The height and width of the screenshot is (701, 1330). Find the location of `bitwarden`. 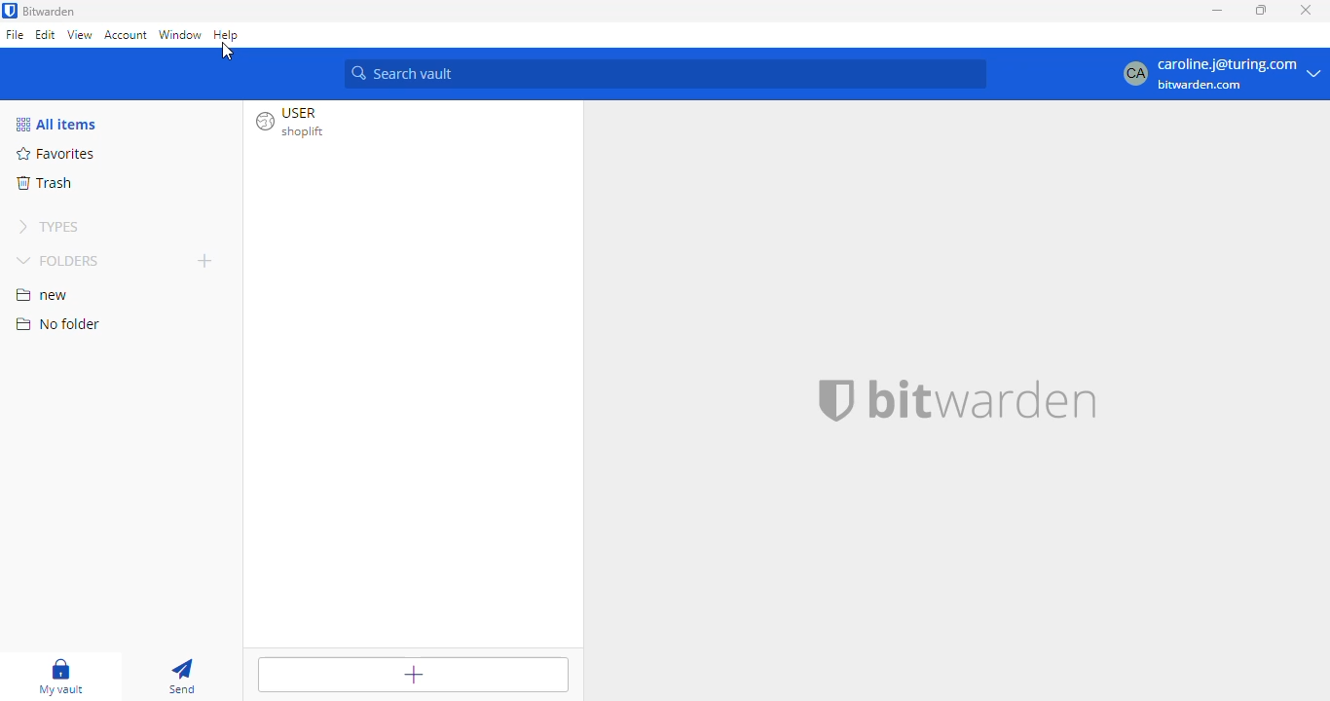

bitwarden is located at coordinates (980, 401).